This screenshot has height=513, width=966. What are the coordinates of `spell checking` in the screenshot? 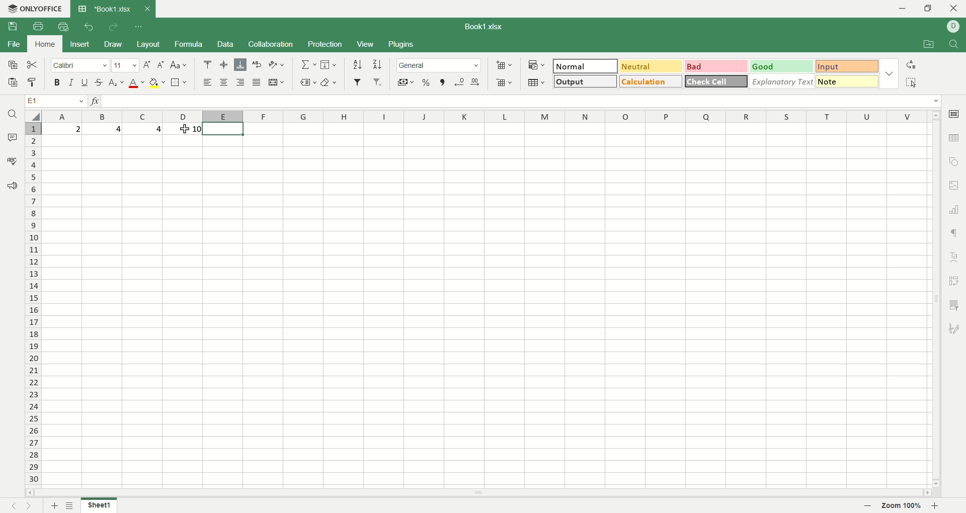 It's located at (12, 161).